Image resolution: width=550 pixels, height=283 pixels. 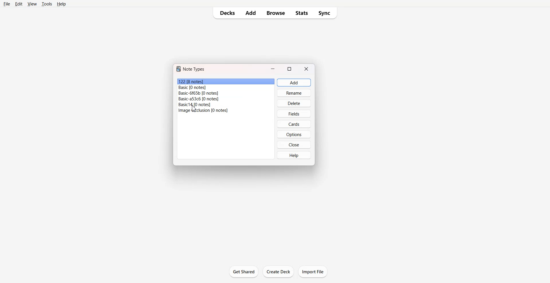 I want to click on File, so click(x=7, y=4).